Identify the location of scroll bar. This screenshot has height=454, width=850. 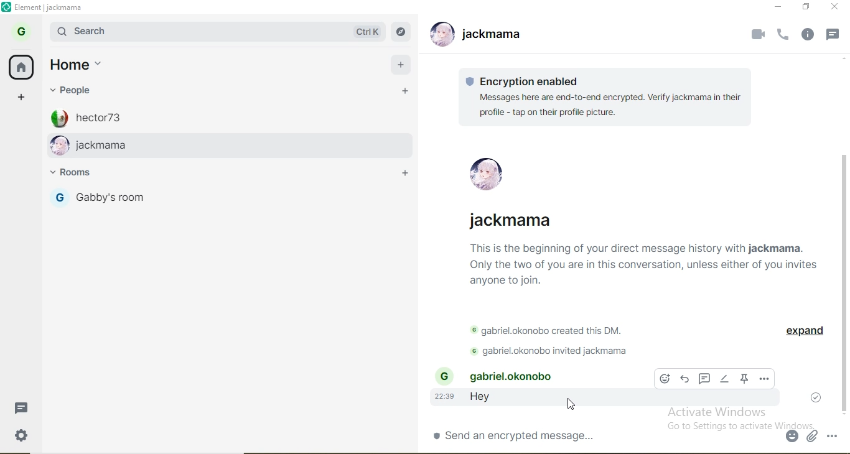
(844, 284).